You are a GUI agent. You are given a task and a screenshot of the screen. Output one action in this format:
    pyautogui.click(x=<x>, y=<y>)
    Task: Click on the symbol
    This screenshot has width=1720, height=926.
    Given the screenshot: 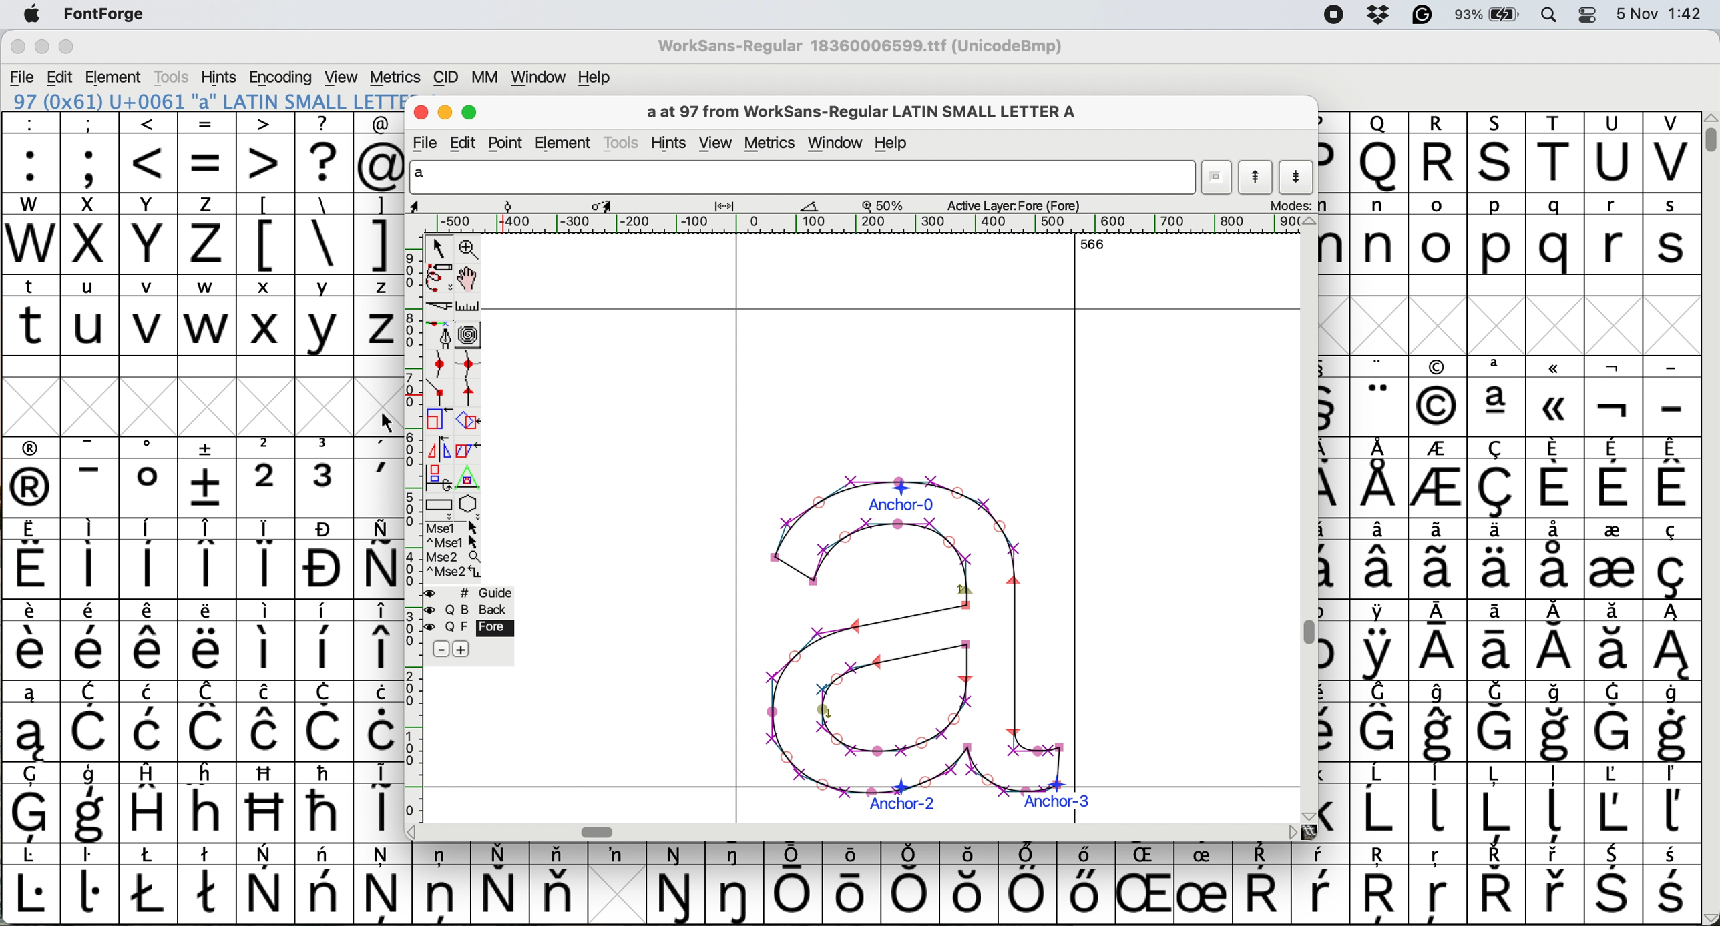 What is the action you would take?
    pyautogui.click(x=1440, y=722)
    